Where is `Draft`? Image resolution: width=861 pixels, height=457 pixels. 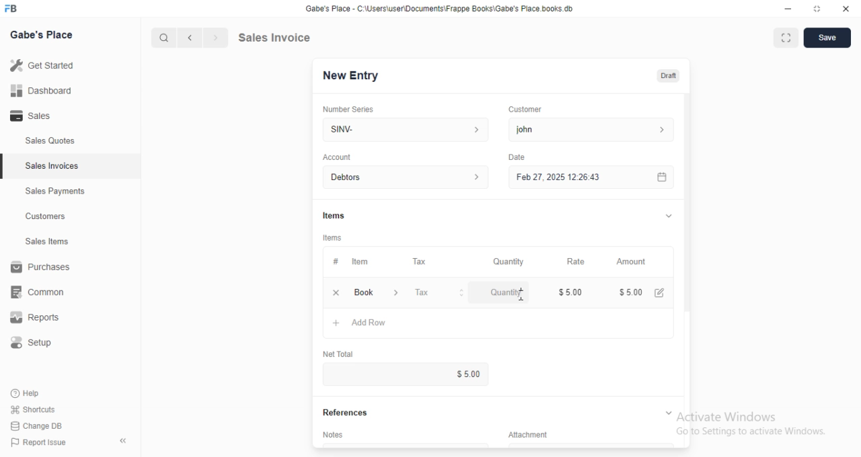 Draft is located at coordinates (669, 76).